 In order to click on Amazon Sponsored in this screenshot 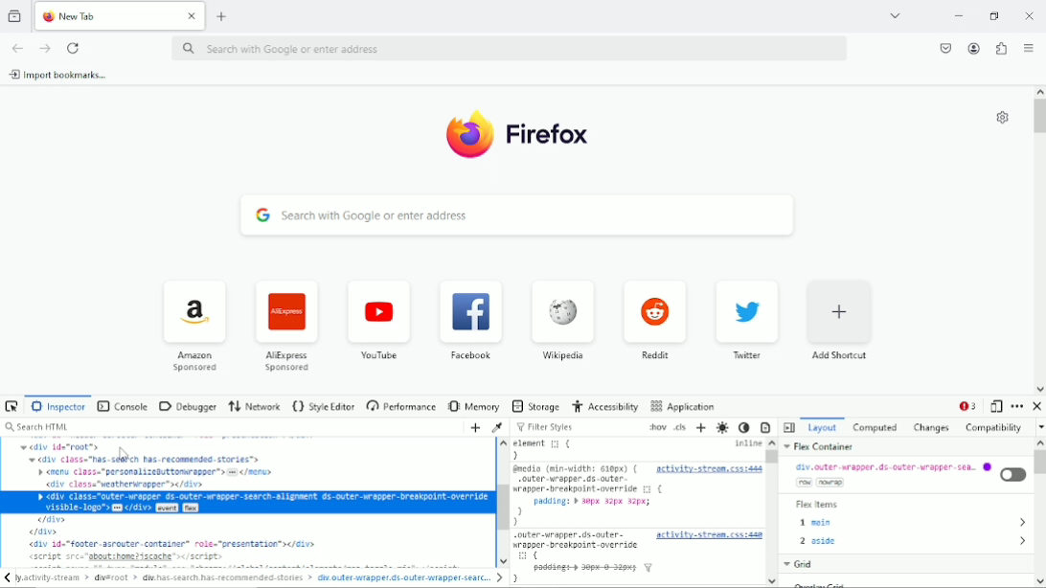, I will do `click(192, 325)`.